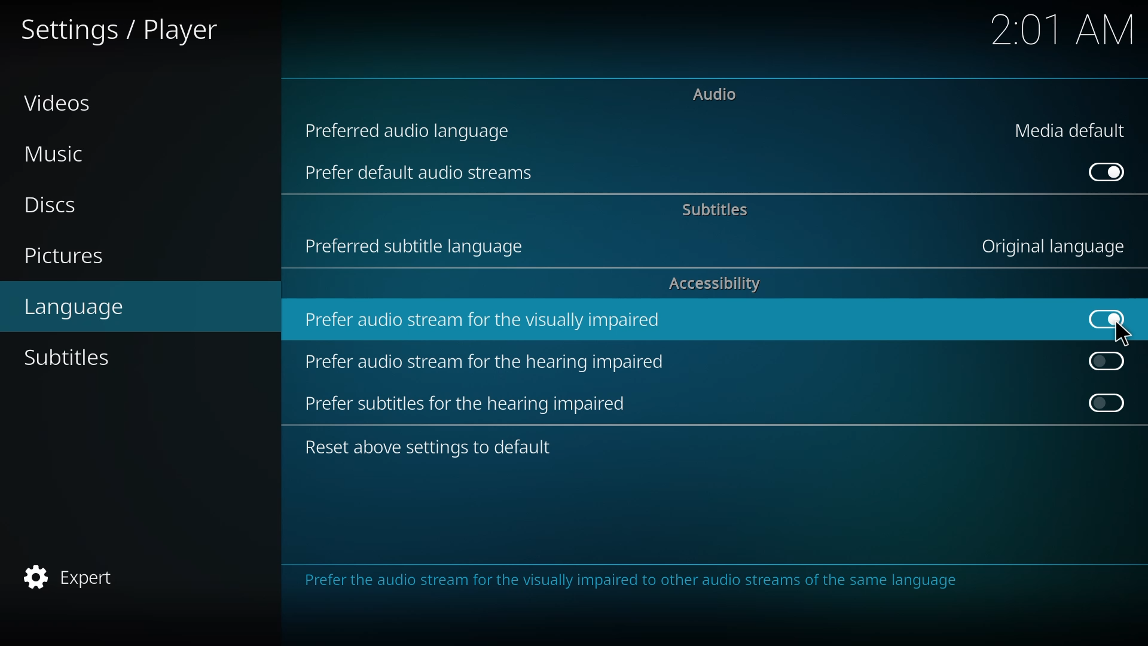  I want to click on language, so click(80, 308).